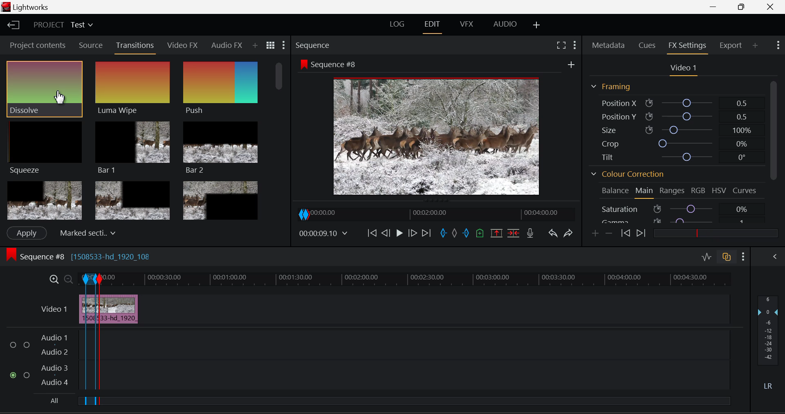 This screenshot has width=785, height=414. What do you see at coordinates (437, 128) in the screenshot?
I see `Sequence #8 Preview Screen` at bounding box center [437, 128].